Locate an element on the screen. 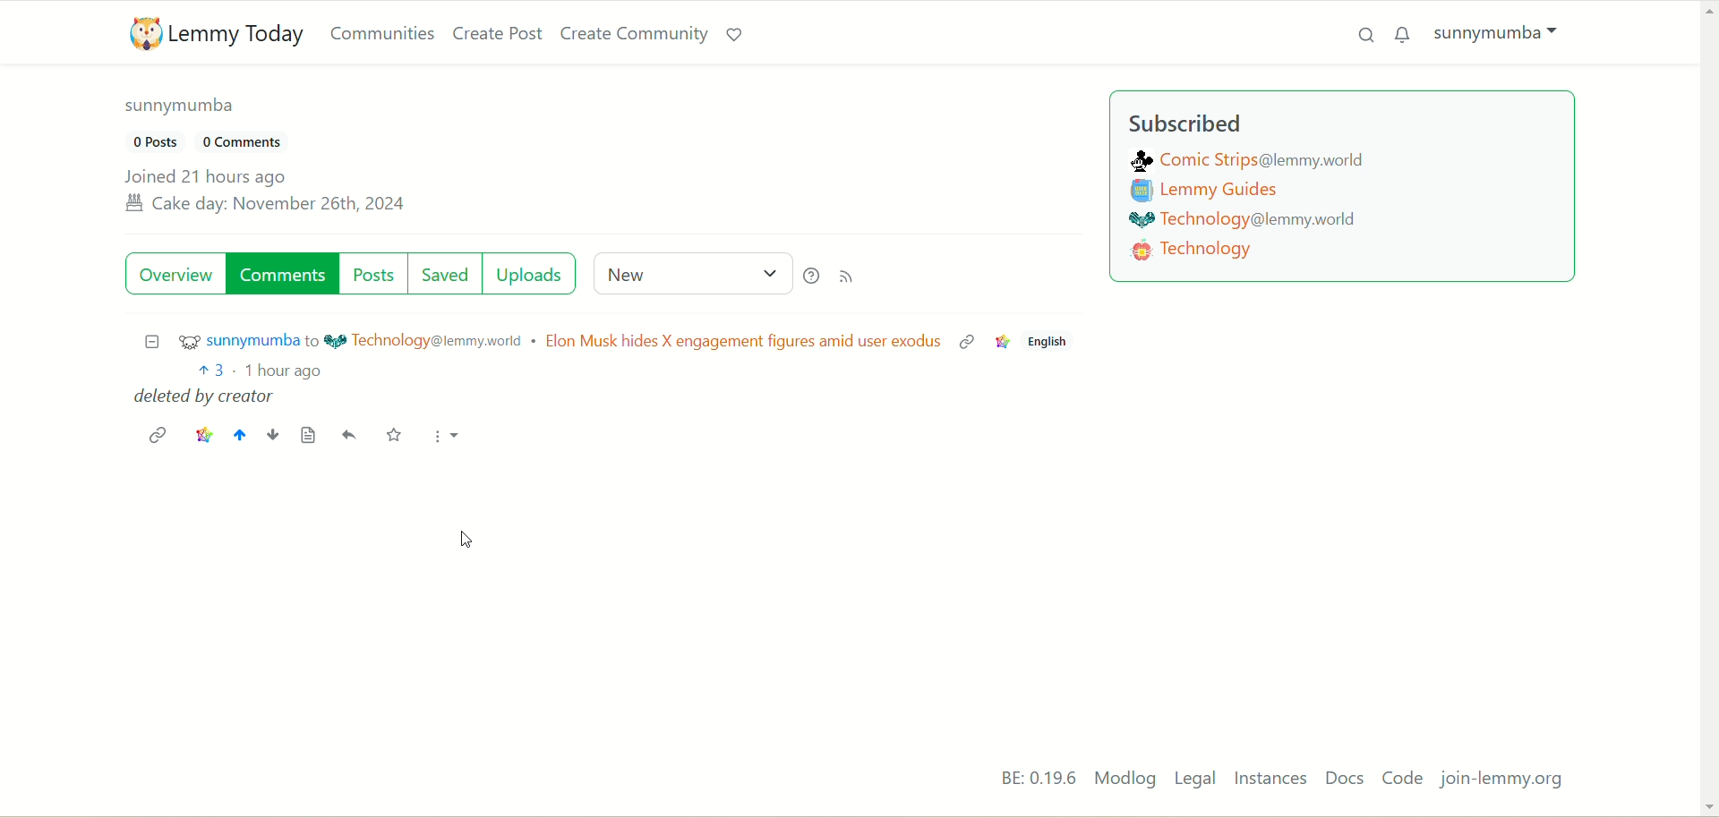  lemmy today logo and name is located at coordinates (210, 33).